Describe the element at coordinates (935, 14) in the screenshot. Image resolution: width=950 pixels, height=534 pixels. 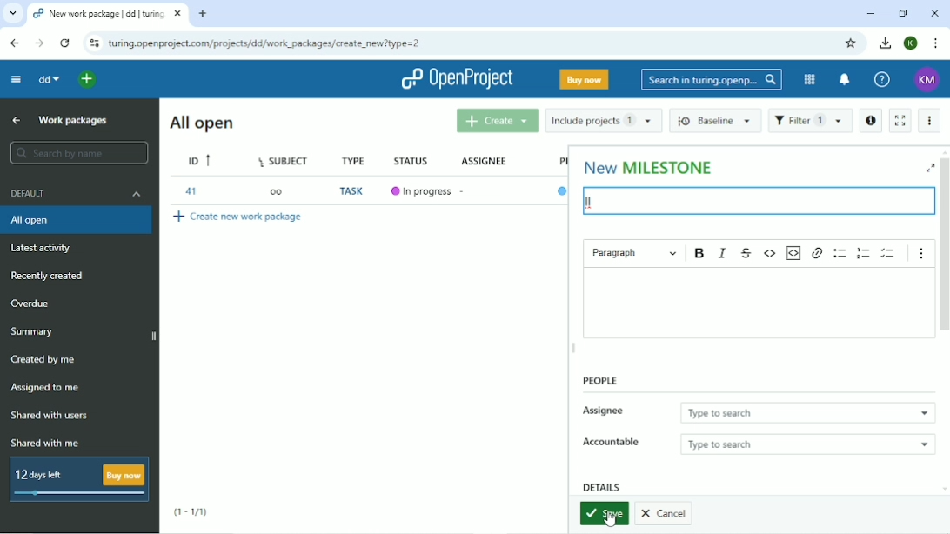
I see `Close` at that location.